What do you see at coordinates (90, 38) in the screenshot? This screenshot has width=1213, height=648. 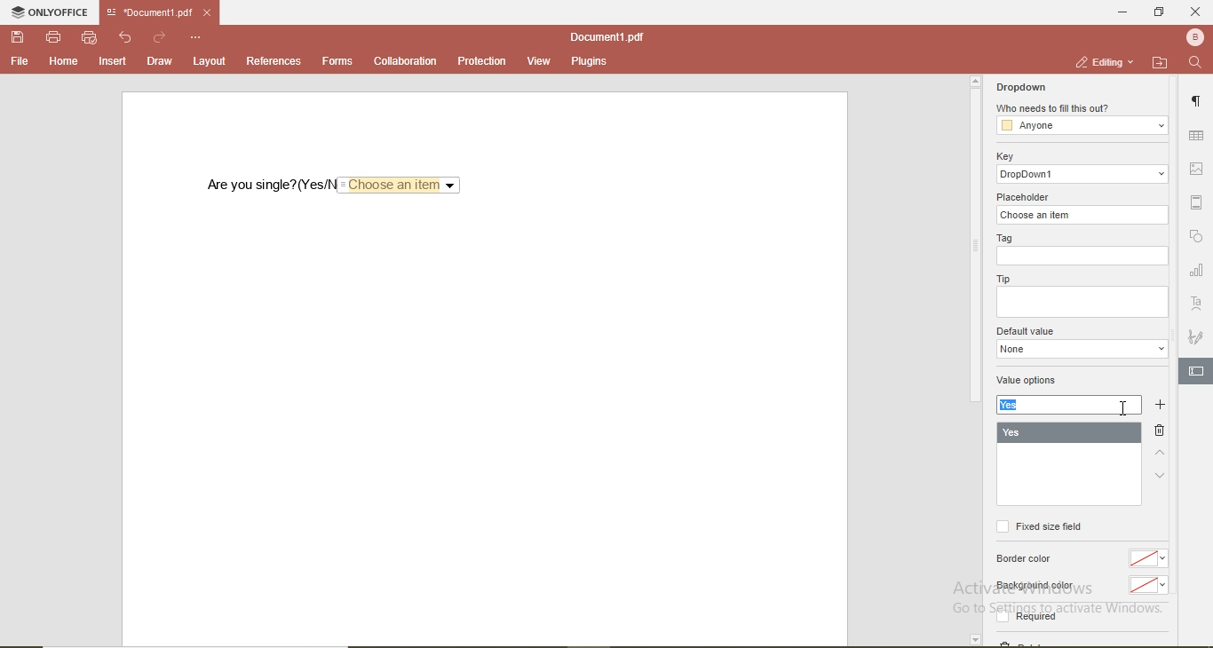 I see `quick print` at bounding box center [90, 38].